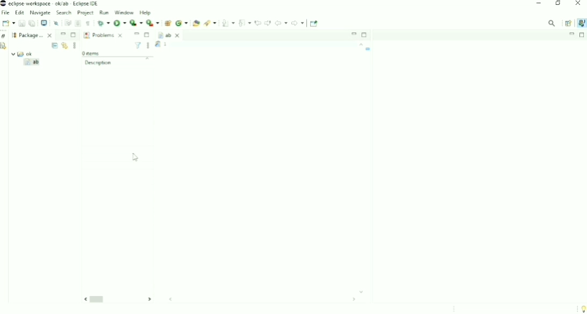  I want to click on Minimize, so click(353, 33).